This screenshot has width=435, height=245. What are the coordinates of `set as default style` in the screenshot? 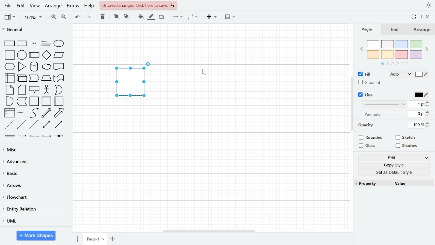 It's located at (395, 173).